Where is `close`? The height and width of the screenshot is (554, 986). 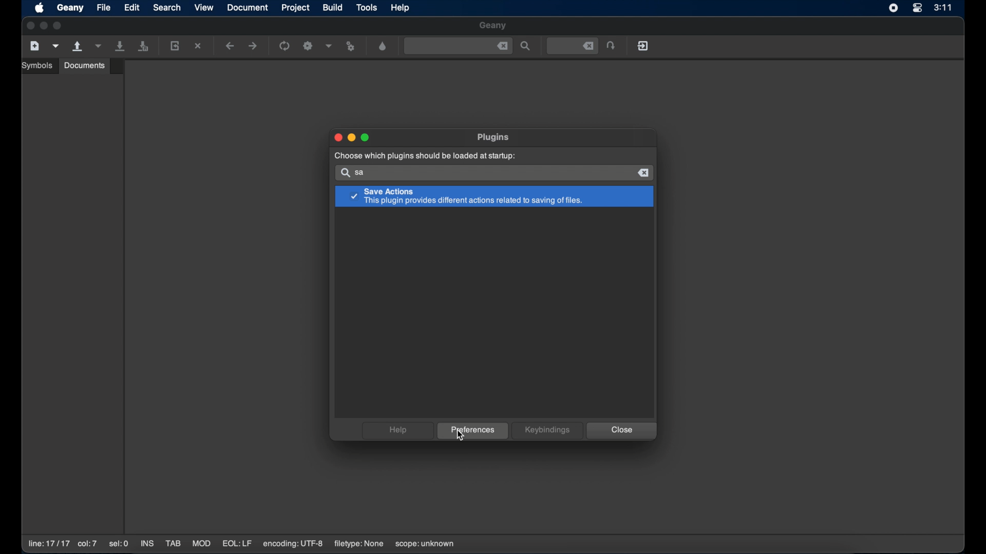 close is located at coordinates (29, 26).